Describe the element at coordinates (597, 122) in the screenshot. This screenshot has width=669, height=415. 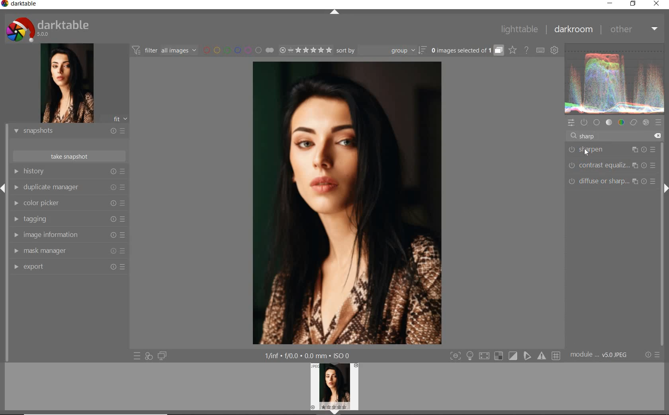
I see `base` at that location.